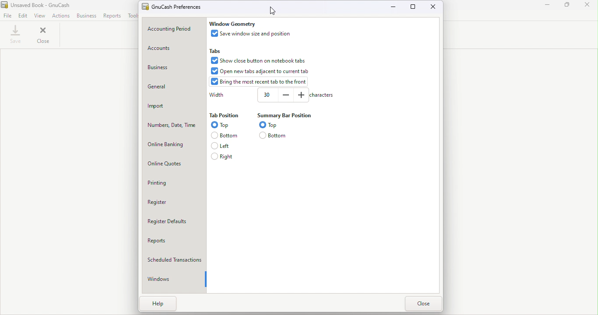 The width and height of the screenshot is (598, 315). Describe the element at coordinates (174, 124) in the screenshot. I see `Numbers, Date, Time` at that location.